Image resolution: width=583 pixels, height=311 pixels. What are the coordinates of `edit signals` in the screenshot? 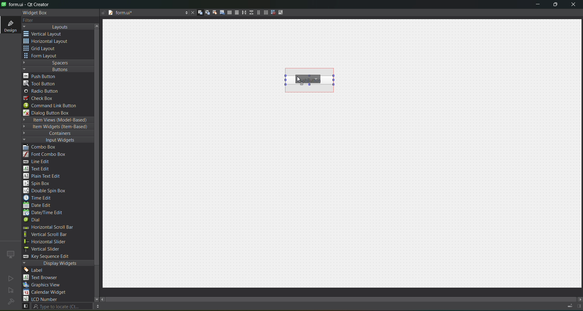 It's located at (205, 12).